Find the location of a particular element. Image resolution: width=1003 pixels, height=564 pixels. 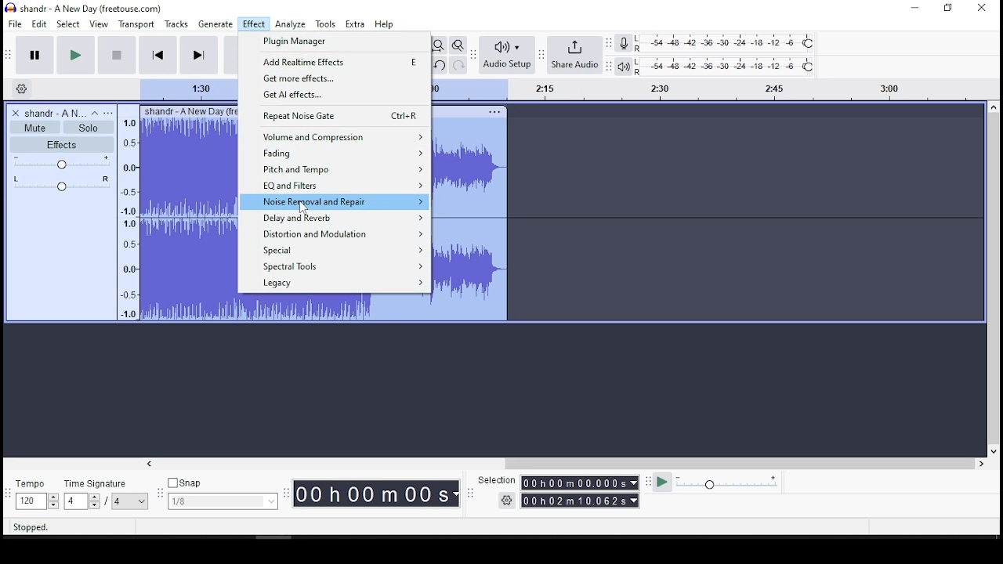

collapse is located at coordinates (95, 113).